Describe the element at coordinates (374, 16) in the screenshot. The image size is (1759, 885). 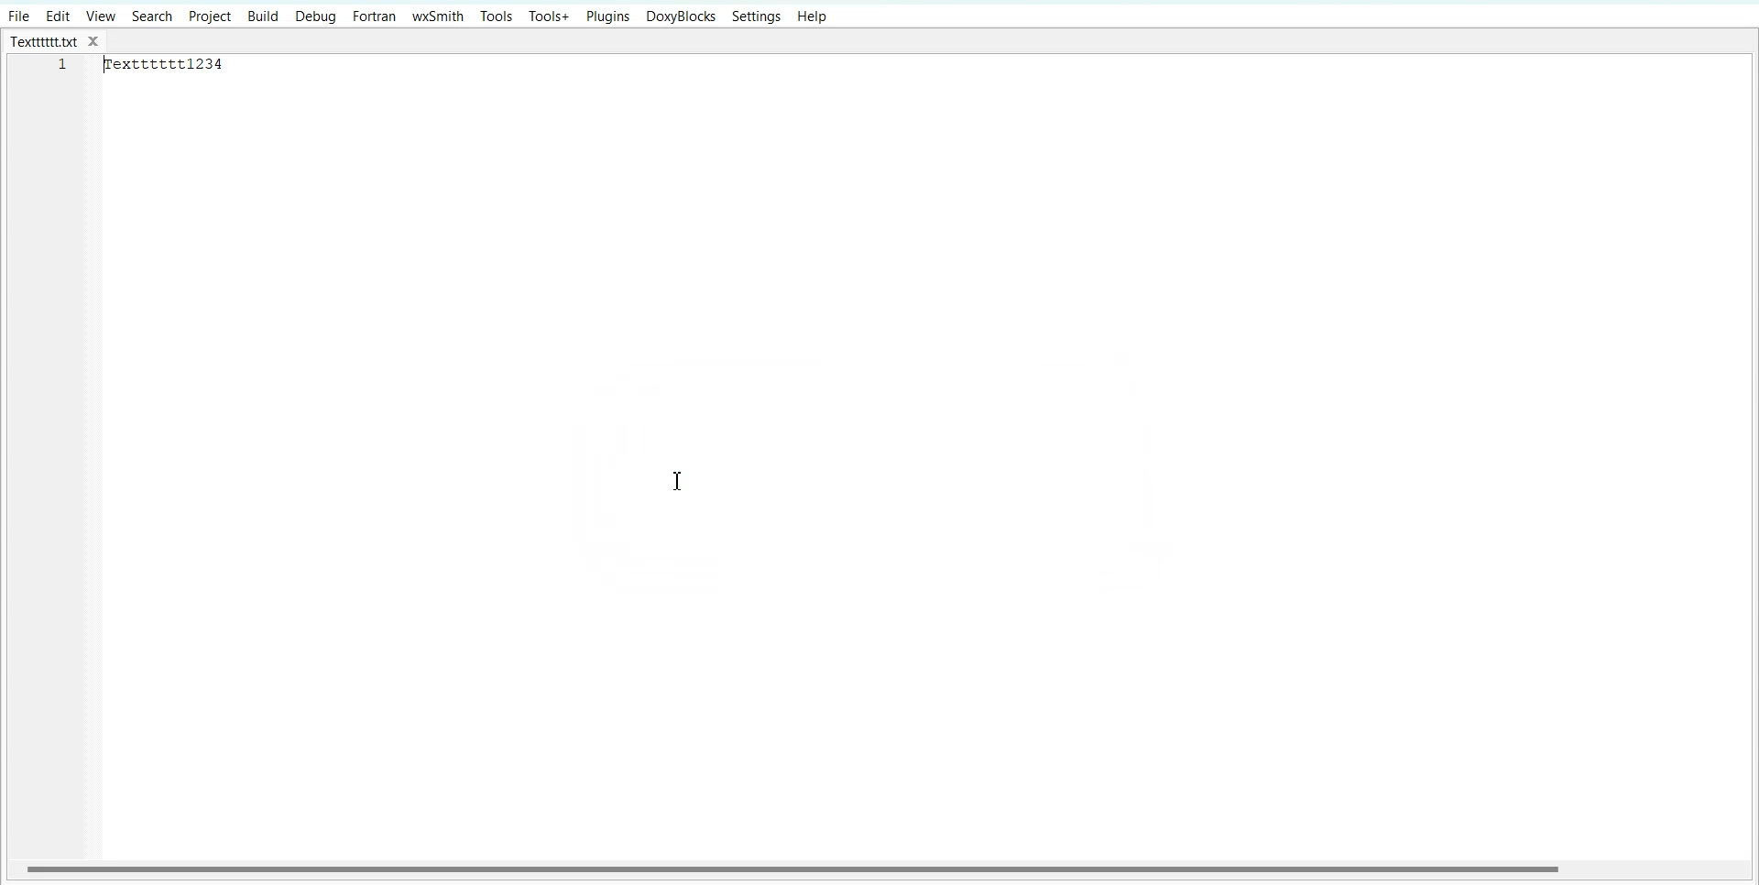
I see `Fortran` at that location.